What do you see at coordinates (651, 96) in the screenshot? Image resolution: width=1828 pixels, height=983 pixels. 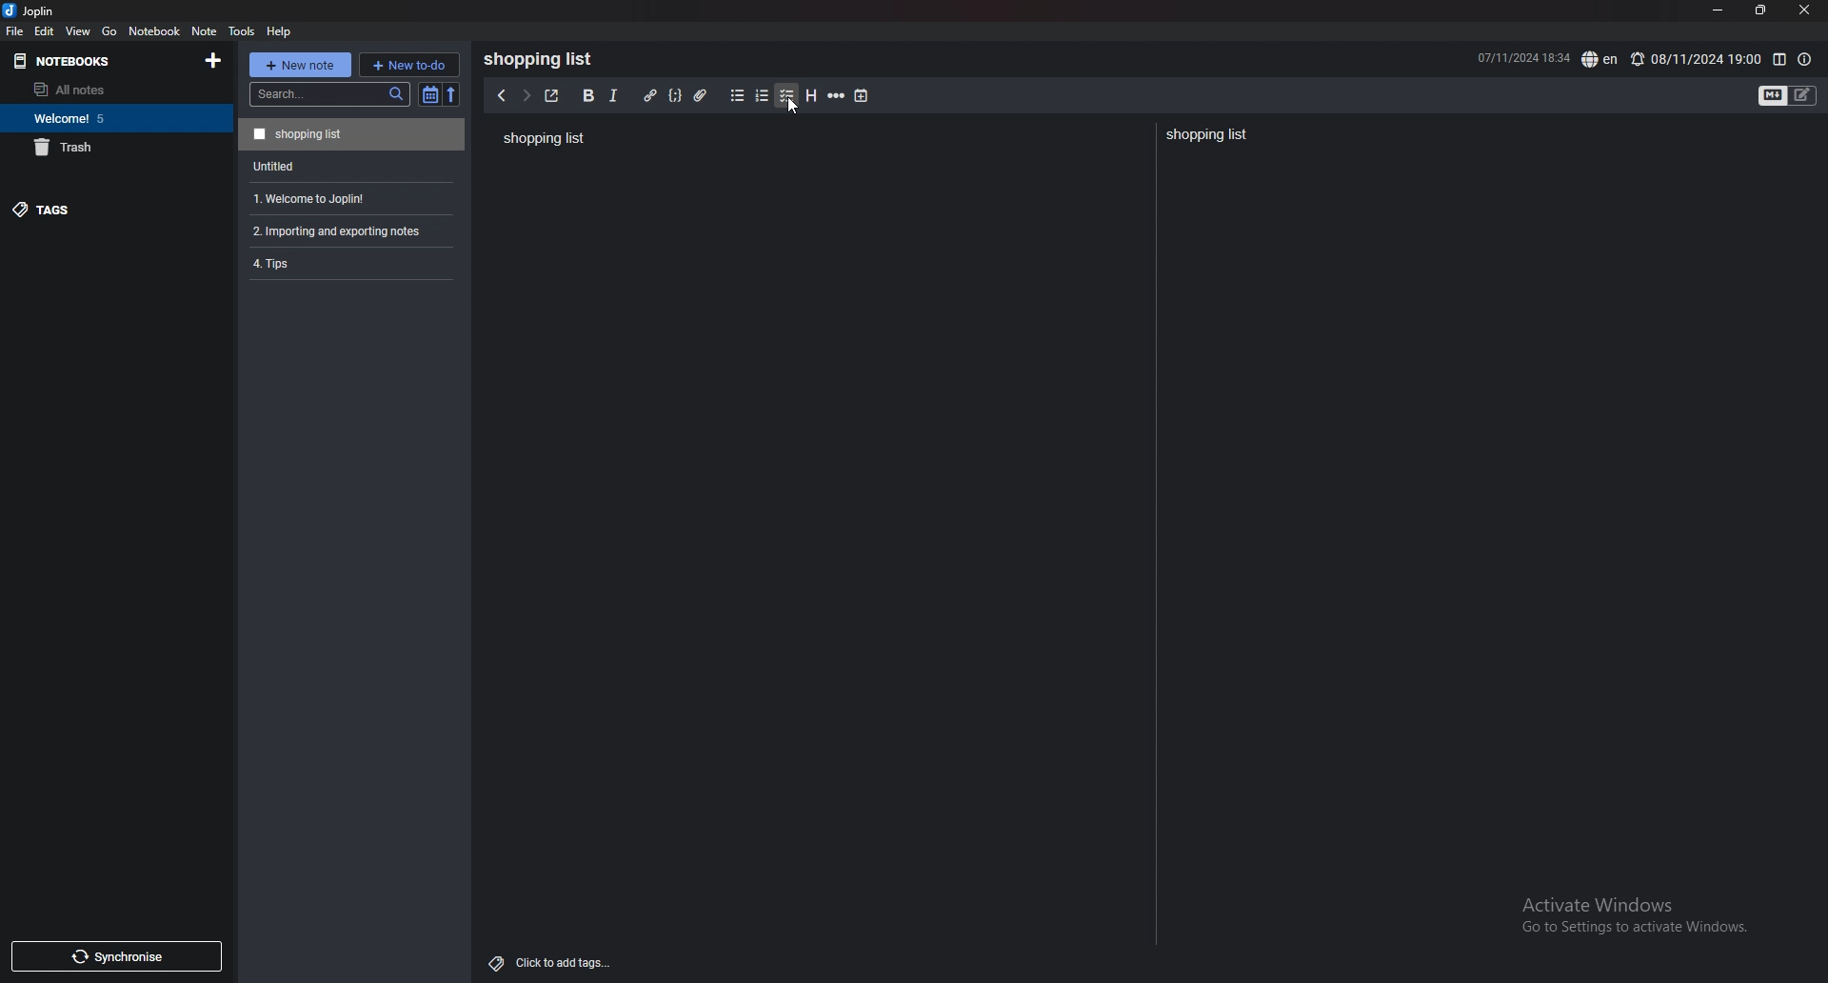 I see `hyperlink` at bounding box center [651, 96].